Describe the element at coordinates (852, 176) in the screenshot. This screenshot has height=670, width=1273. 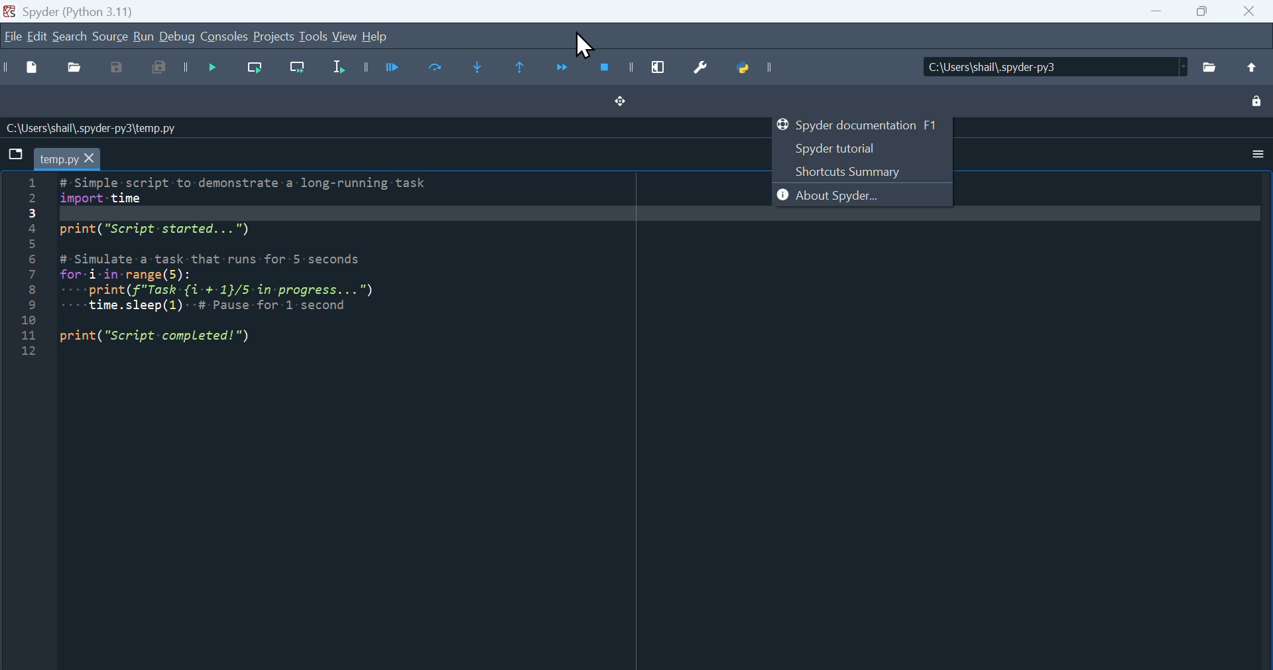
I see `Shortcuts summary` at that location.